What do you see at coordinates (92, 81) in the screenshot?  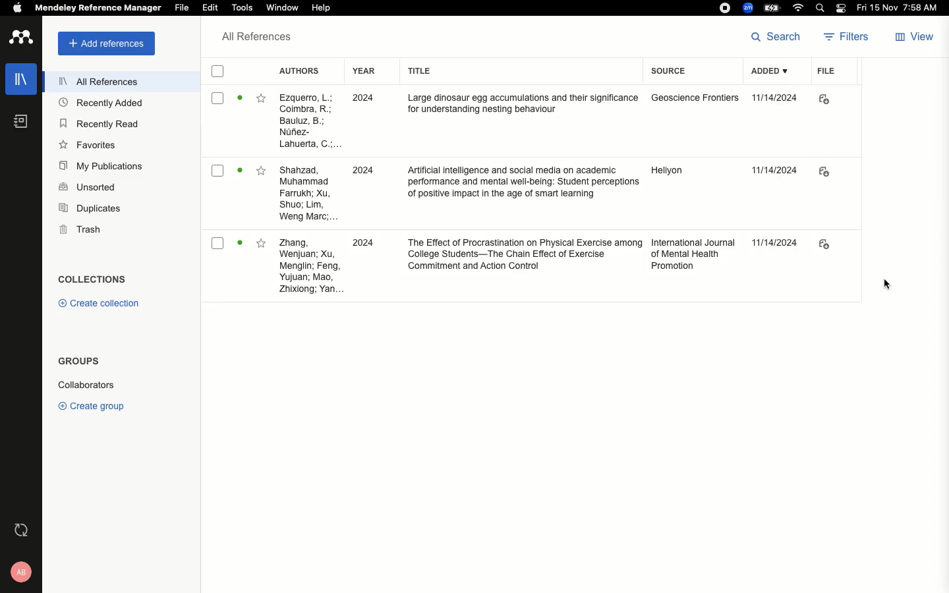 I see `All references` at bounding box center [92, 81].